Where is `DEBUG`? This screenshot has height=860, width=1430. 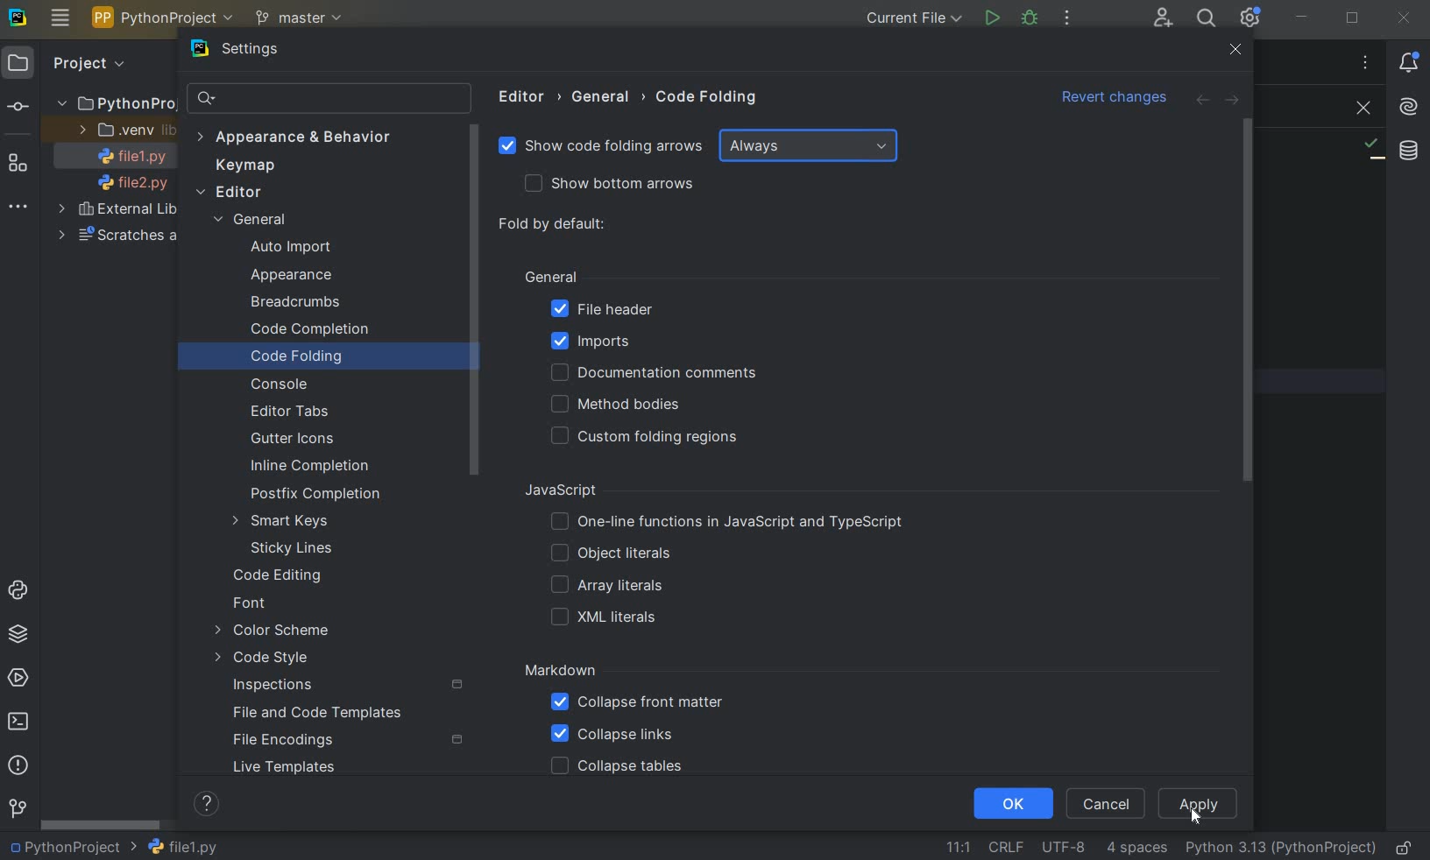
DEBUG is located at coordinates (1031, 19).